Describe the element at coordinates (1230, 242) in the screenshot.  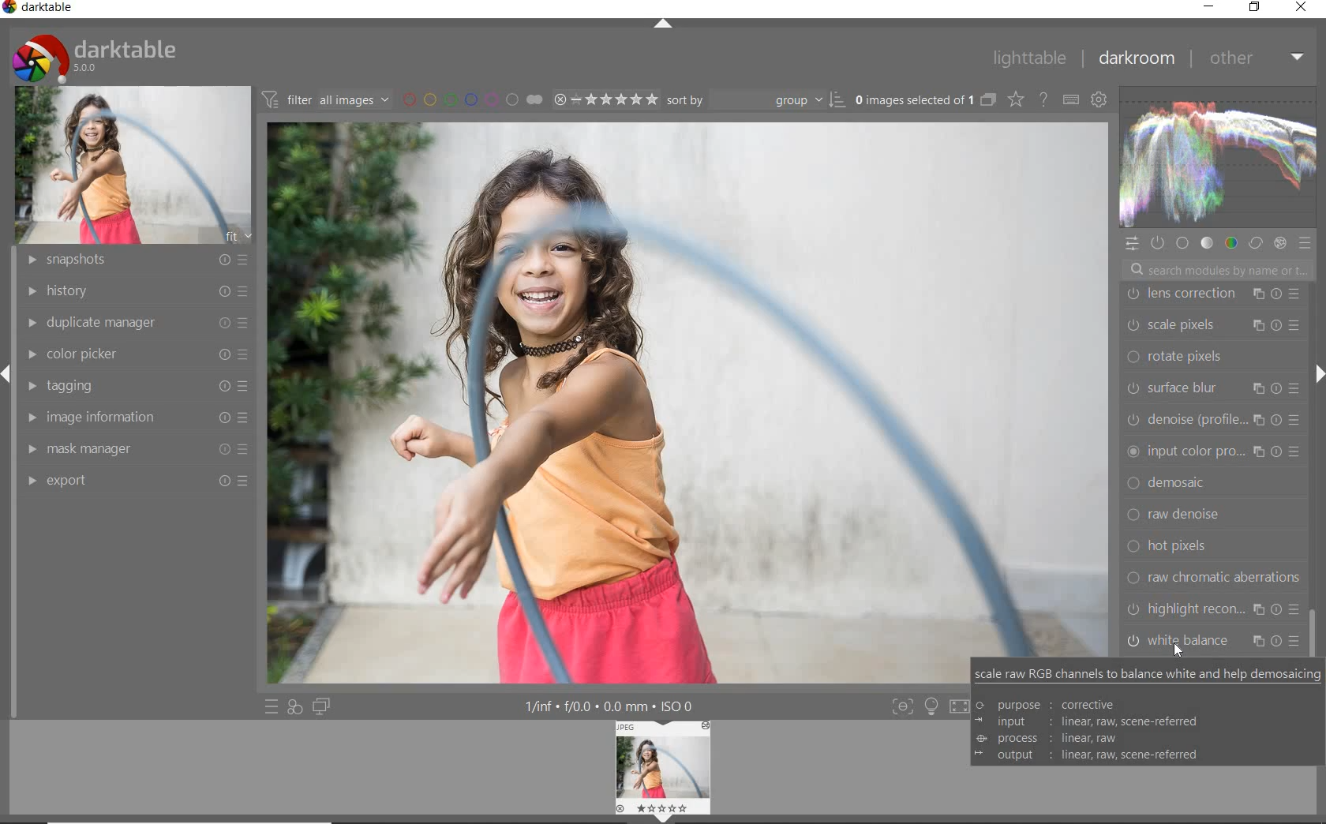
I see `color` at that location.